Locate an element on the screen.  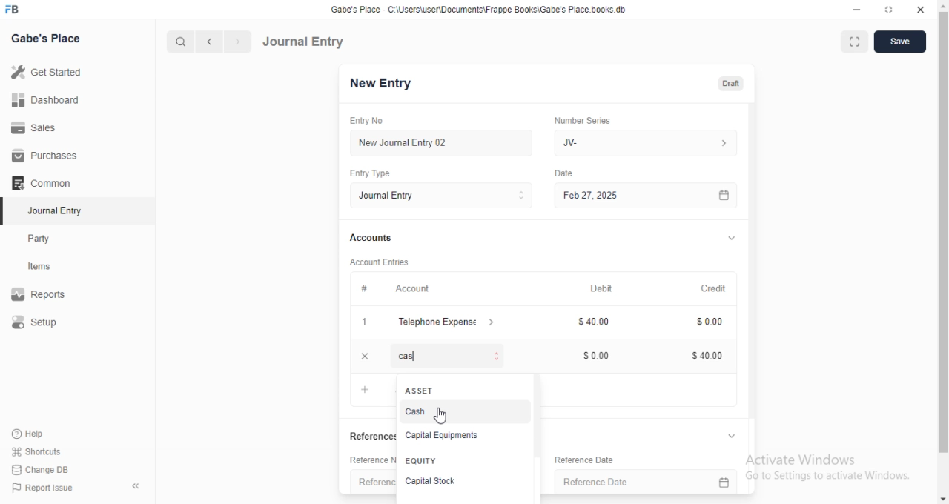
| Report Issue is located at coordinates (44, 488).